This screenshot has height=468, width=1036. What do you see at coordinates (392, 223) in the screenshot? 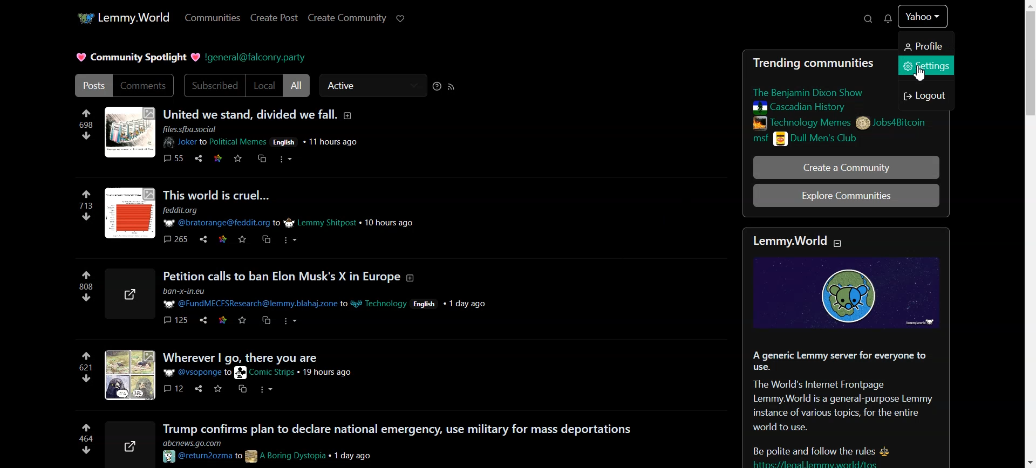
I see `10 hours ago` at bounding box center [392, 223].